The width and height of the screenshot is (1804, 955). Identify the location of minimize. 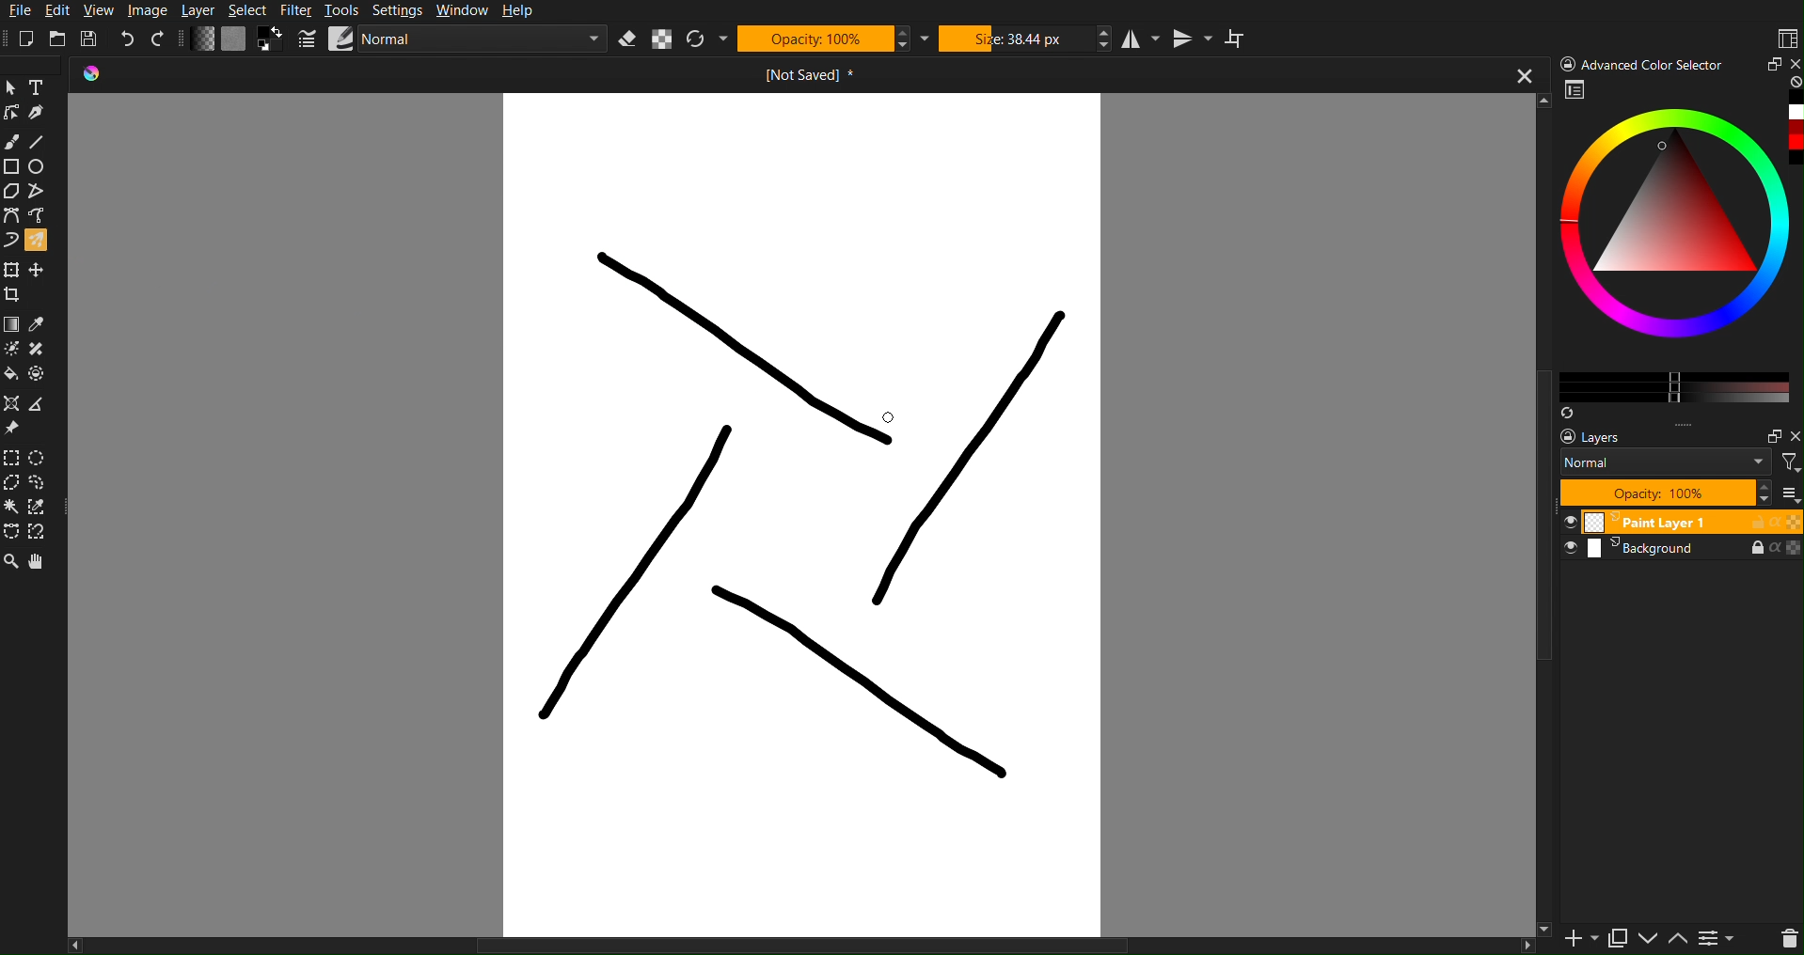
(1767, 433).